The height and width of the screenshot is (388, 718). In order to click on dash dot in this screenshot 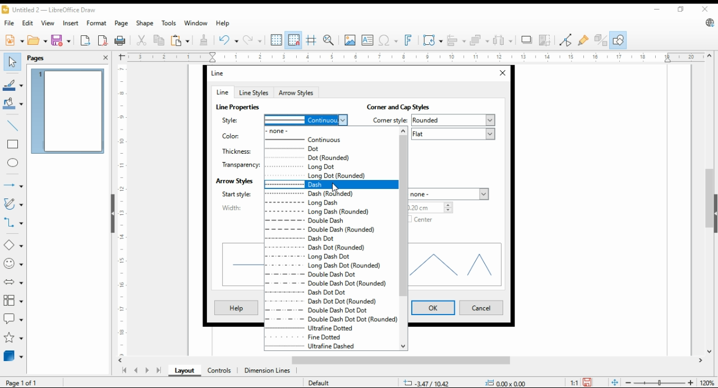, I will do `click(321, 239)`.